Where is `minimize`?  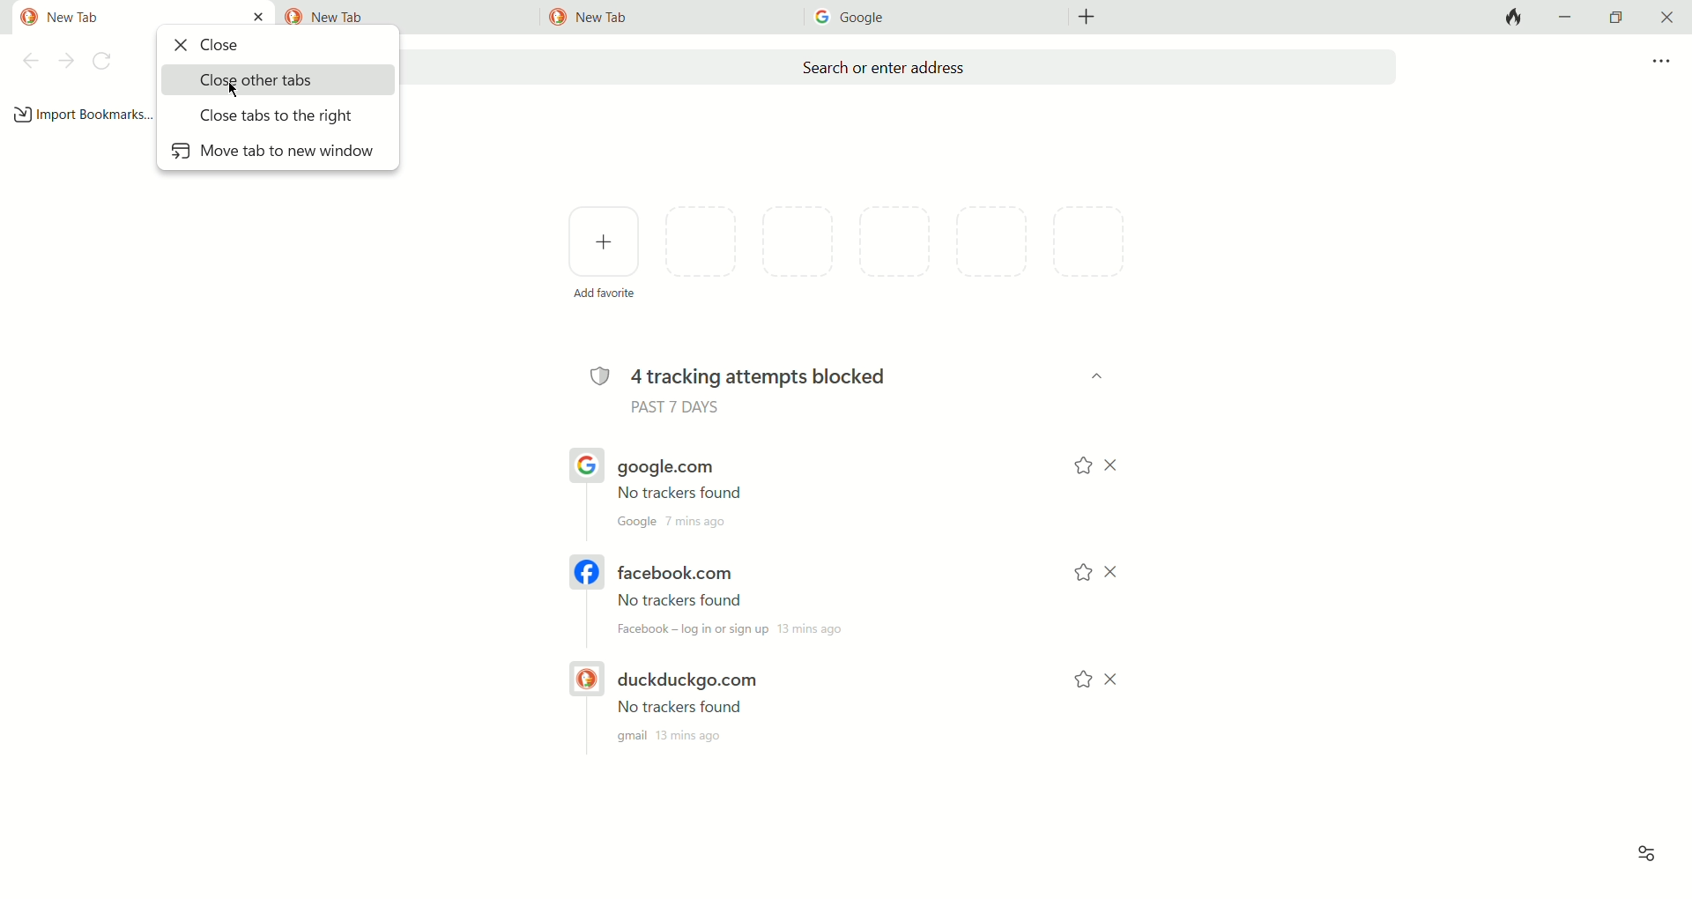
minimize is located at coordinates (1566, 17).